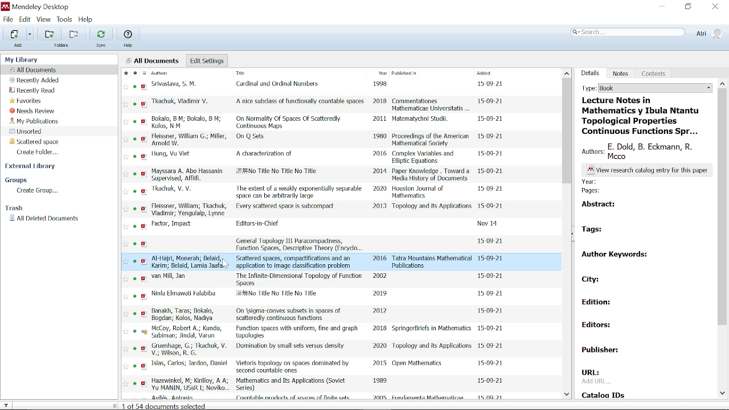  I want to click on Help, so click(128, 34).